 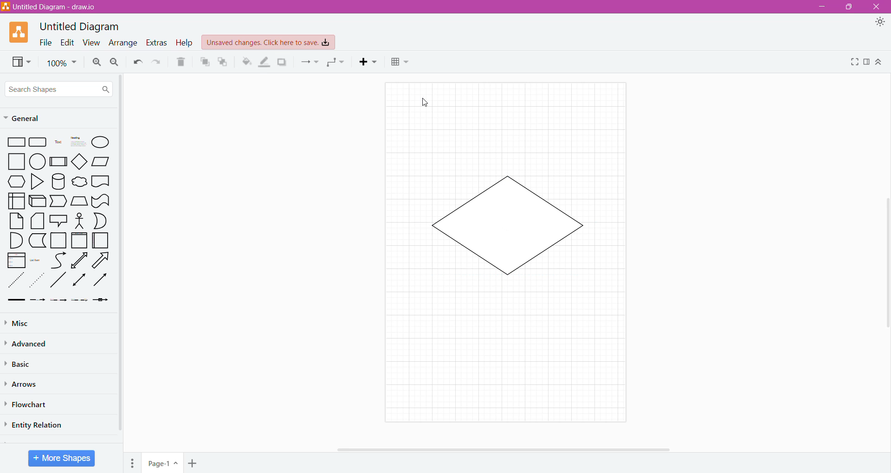 I want to click on Cursor AFTER_LAST_ACTION, so click(x=425, y=102).